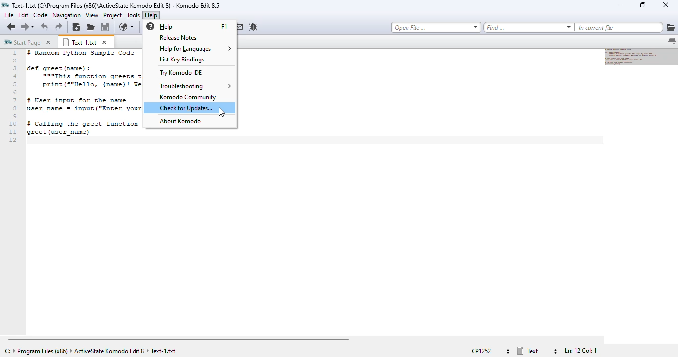 This screenshot has height=357, width=678. Describe the element at coordinates (83, 92) in the screenshot. I see `text` at that location.